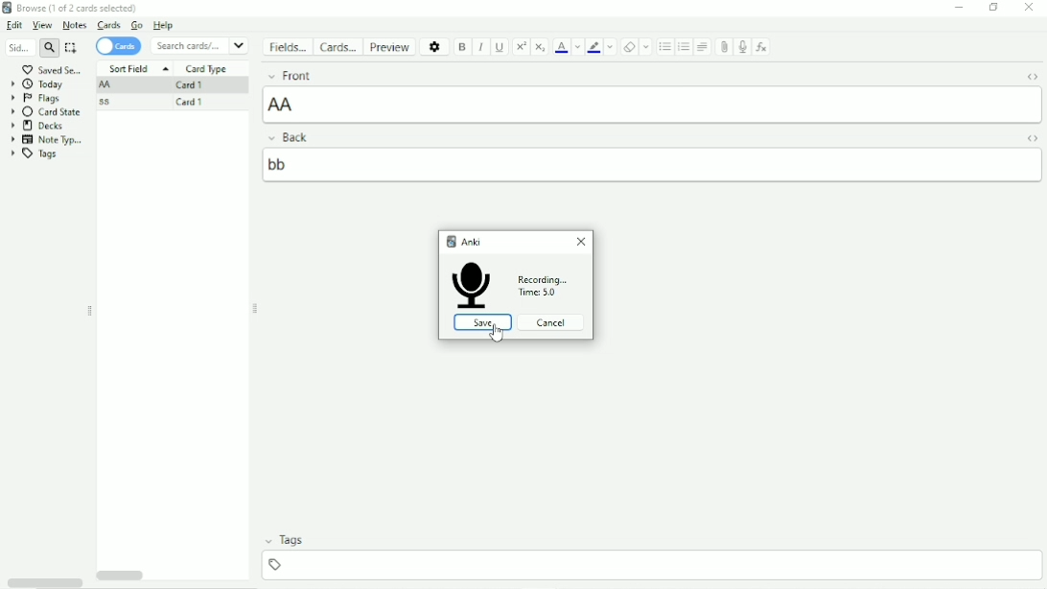 The height and width of the screenshot is (589, 1047). I want to click on Close, so click(1030, 7).